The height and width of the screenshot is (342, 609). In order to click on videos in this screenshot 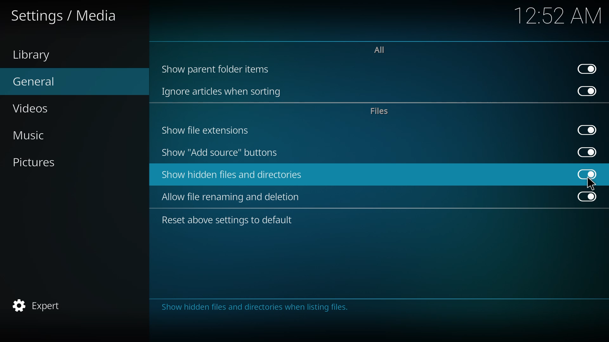, I will do `click(36, 109)`.